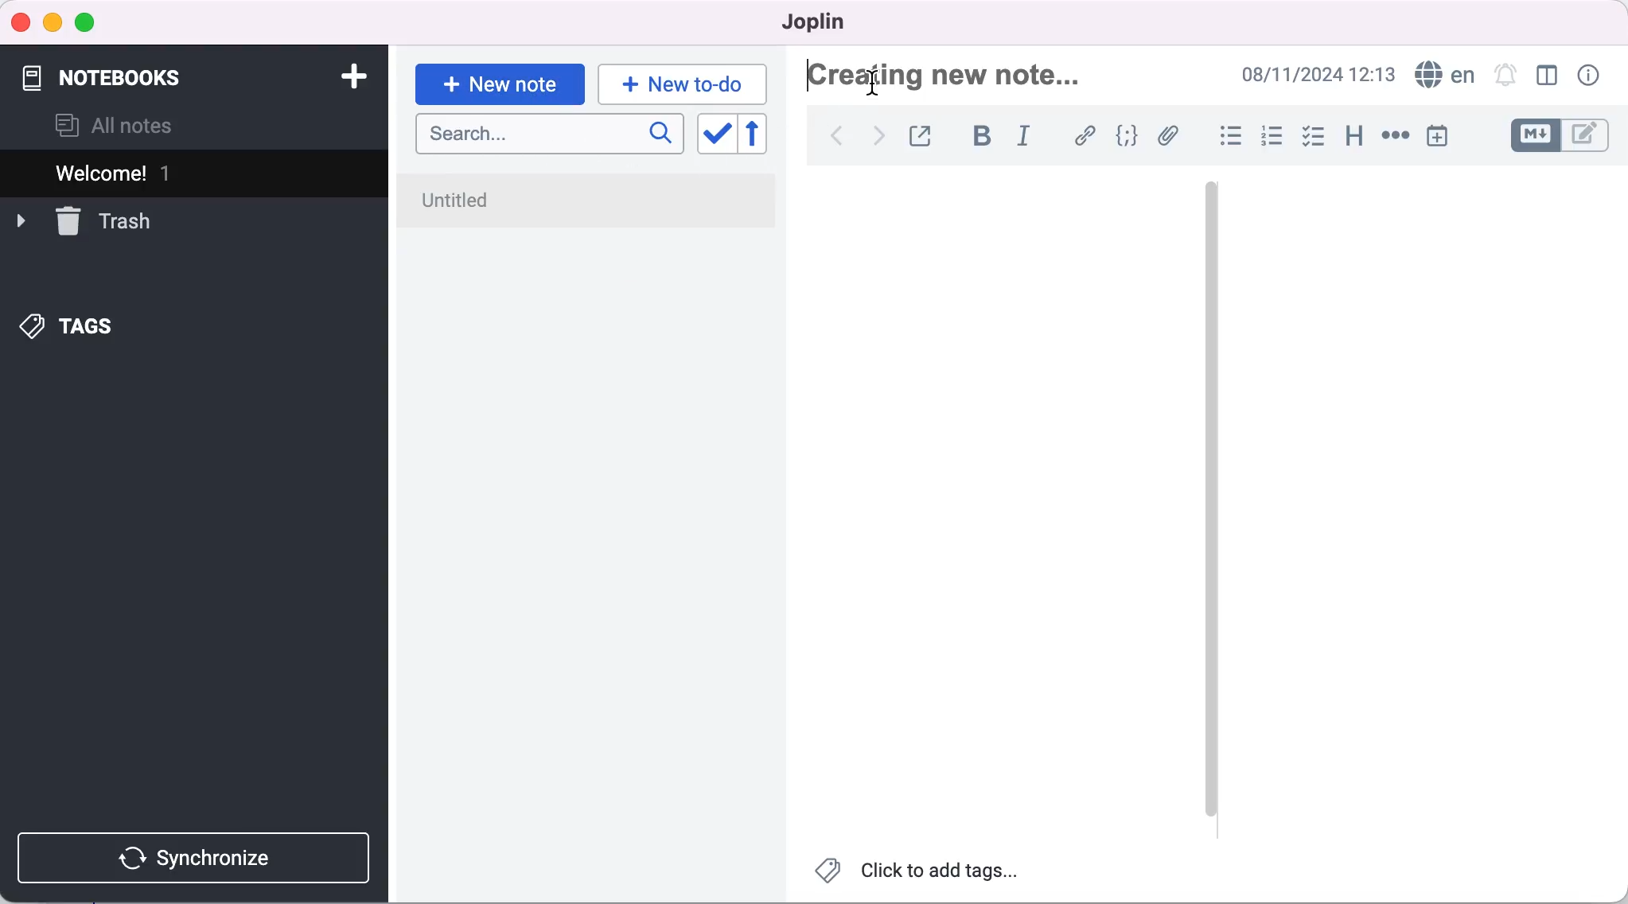 This screenshot has height=904, width=1628. Describe the element at coordinates (1028, 138) in the screenshot. I see `italic` at that location.